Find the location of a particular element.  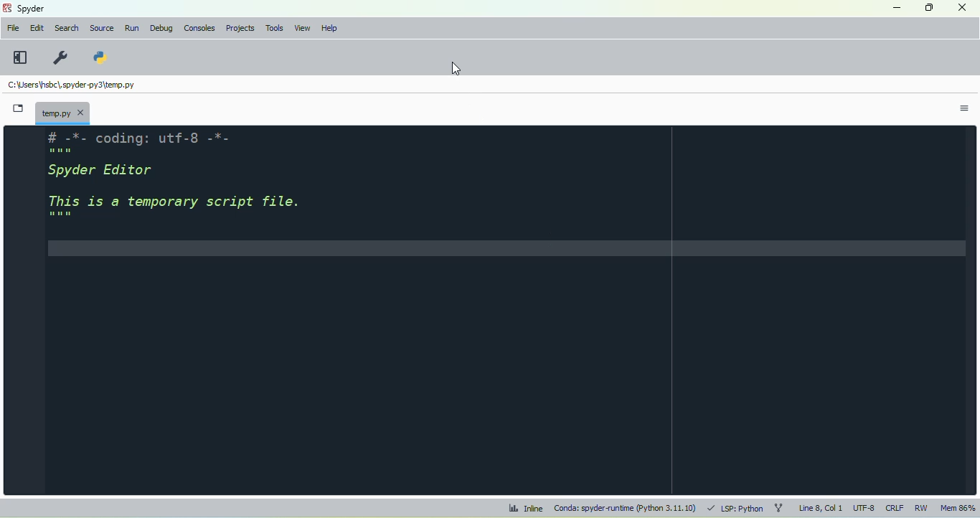

source is located at coordinates (103, 29).